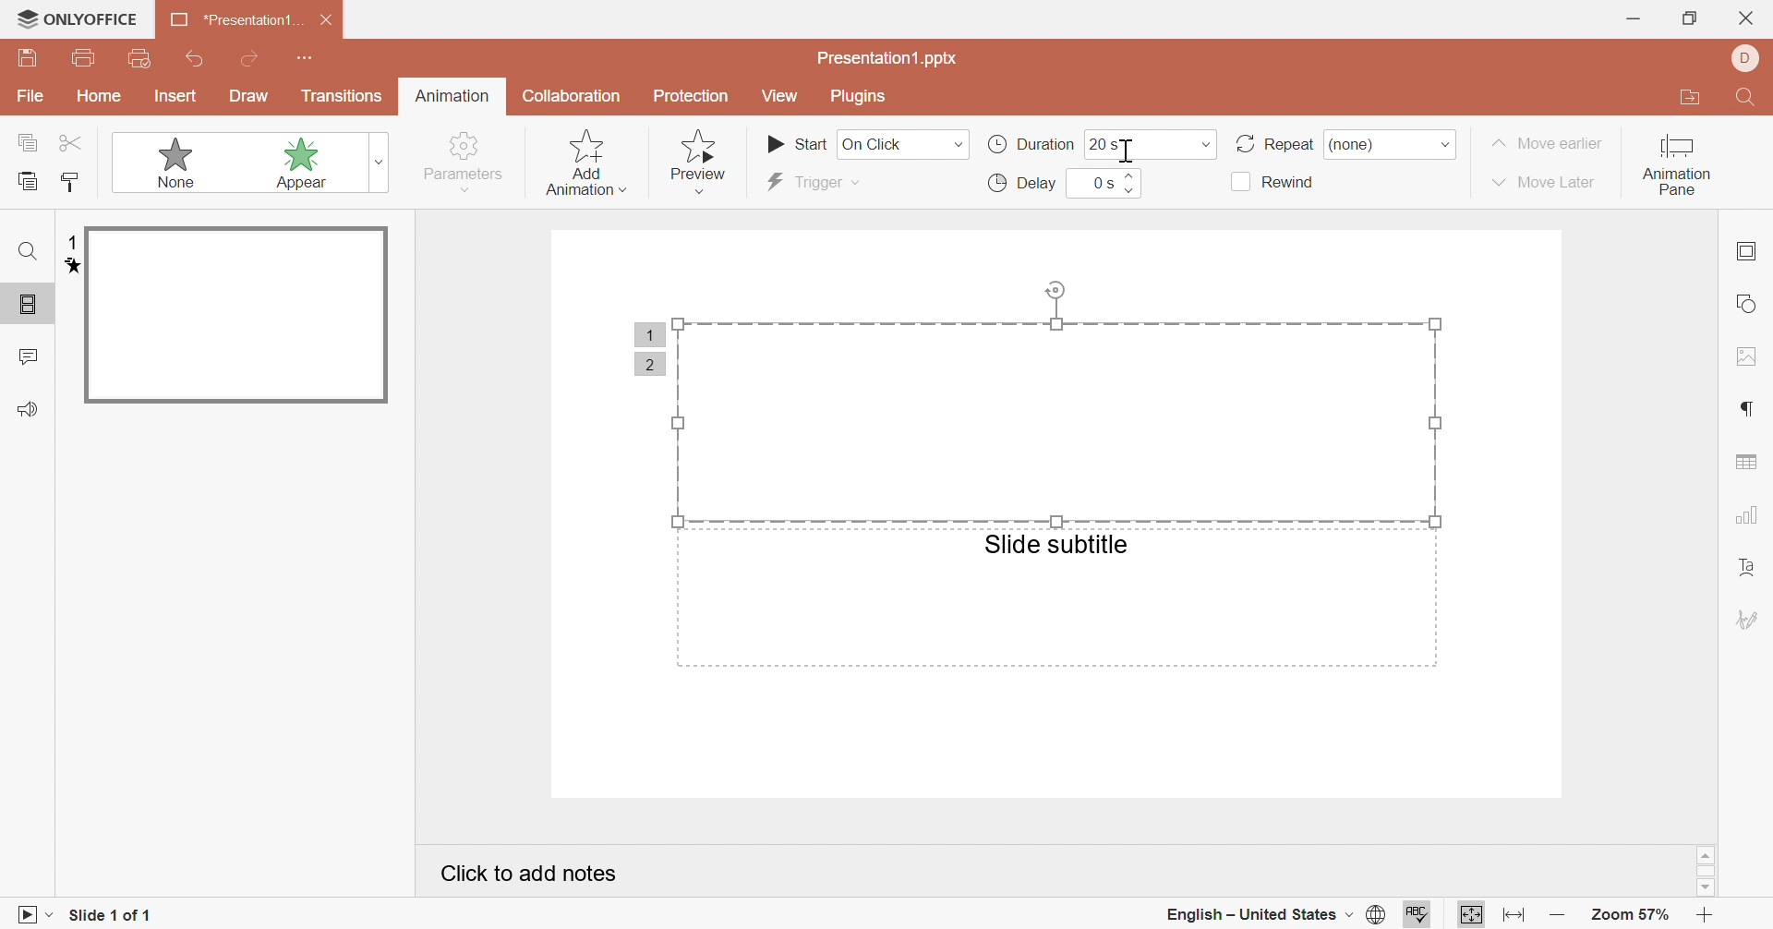 Image resolution: width=1773 pixels, height=929 pixels. What do you see at coordinates (1708, 916) in the screenshot?
I see `zoom in` at bounding box center [1708, 916].